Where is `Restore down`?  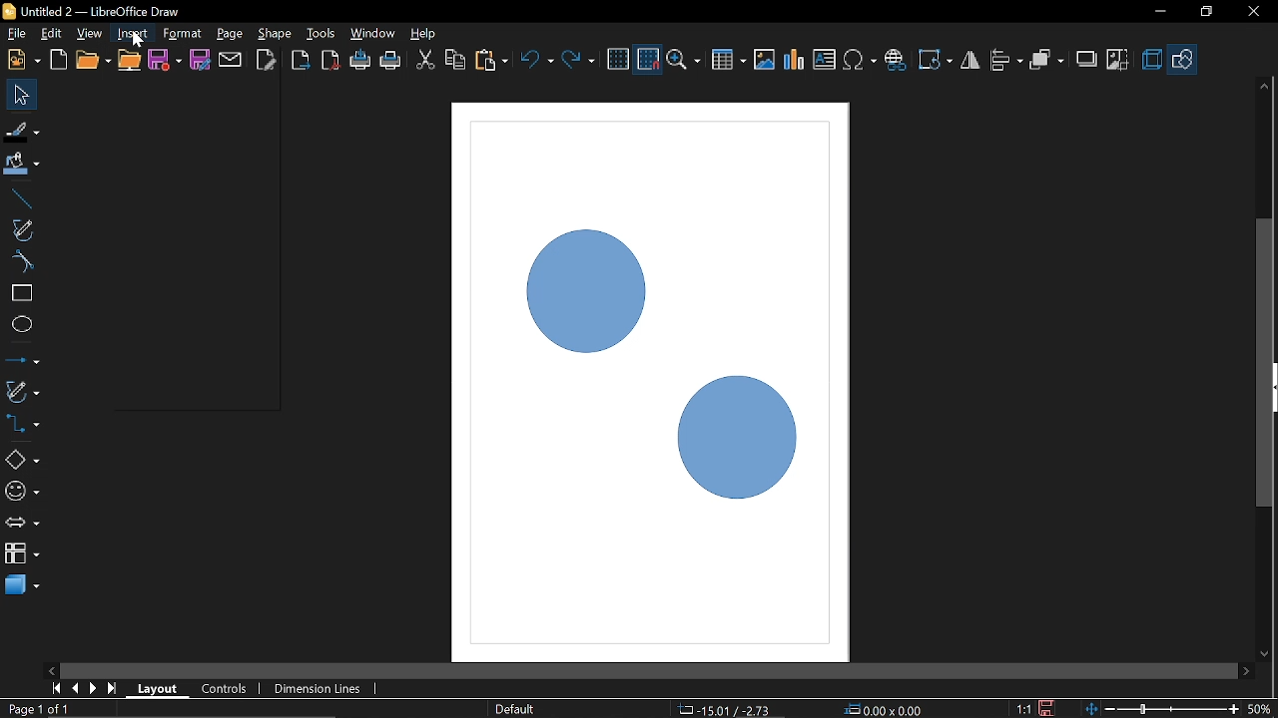
Restore down is located at coordinates (1205, 11).